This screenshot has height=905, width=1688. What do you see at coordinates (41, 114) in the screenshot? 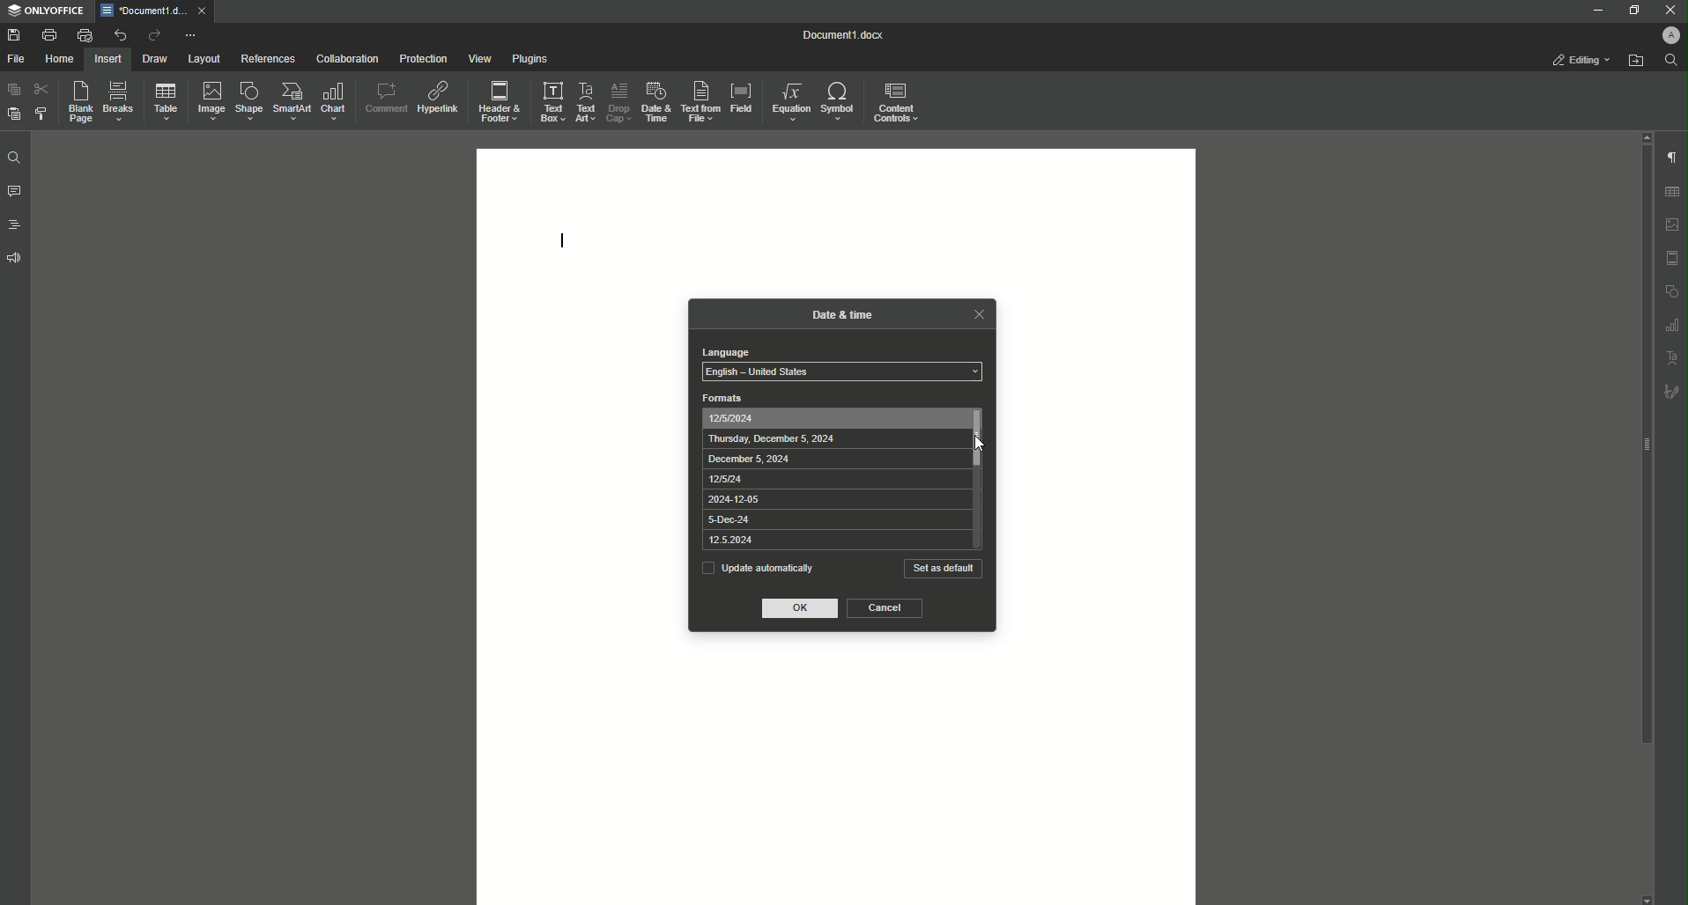
I see `Choose Style` at bounding box center [41, 114].